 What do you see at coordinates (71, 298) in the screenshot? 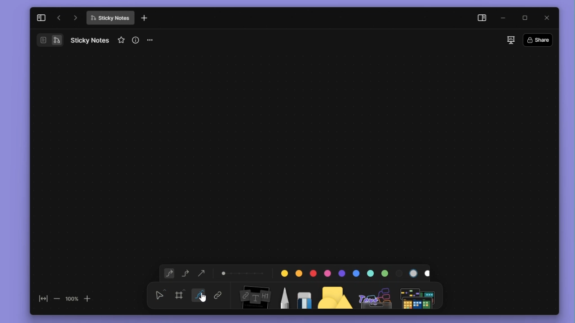
I see `100%` at bounding box center [71, 298].